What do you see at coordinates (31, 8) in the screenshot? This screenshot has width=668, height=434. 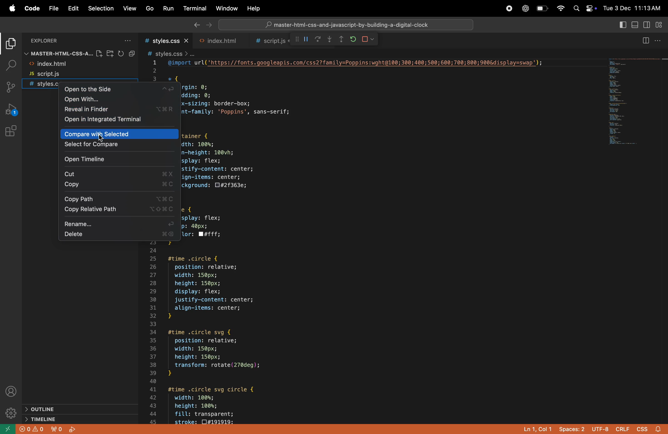 I see `code` at bounding box center [31, 8].